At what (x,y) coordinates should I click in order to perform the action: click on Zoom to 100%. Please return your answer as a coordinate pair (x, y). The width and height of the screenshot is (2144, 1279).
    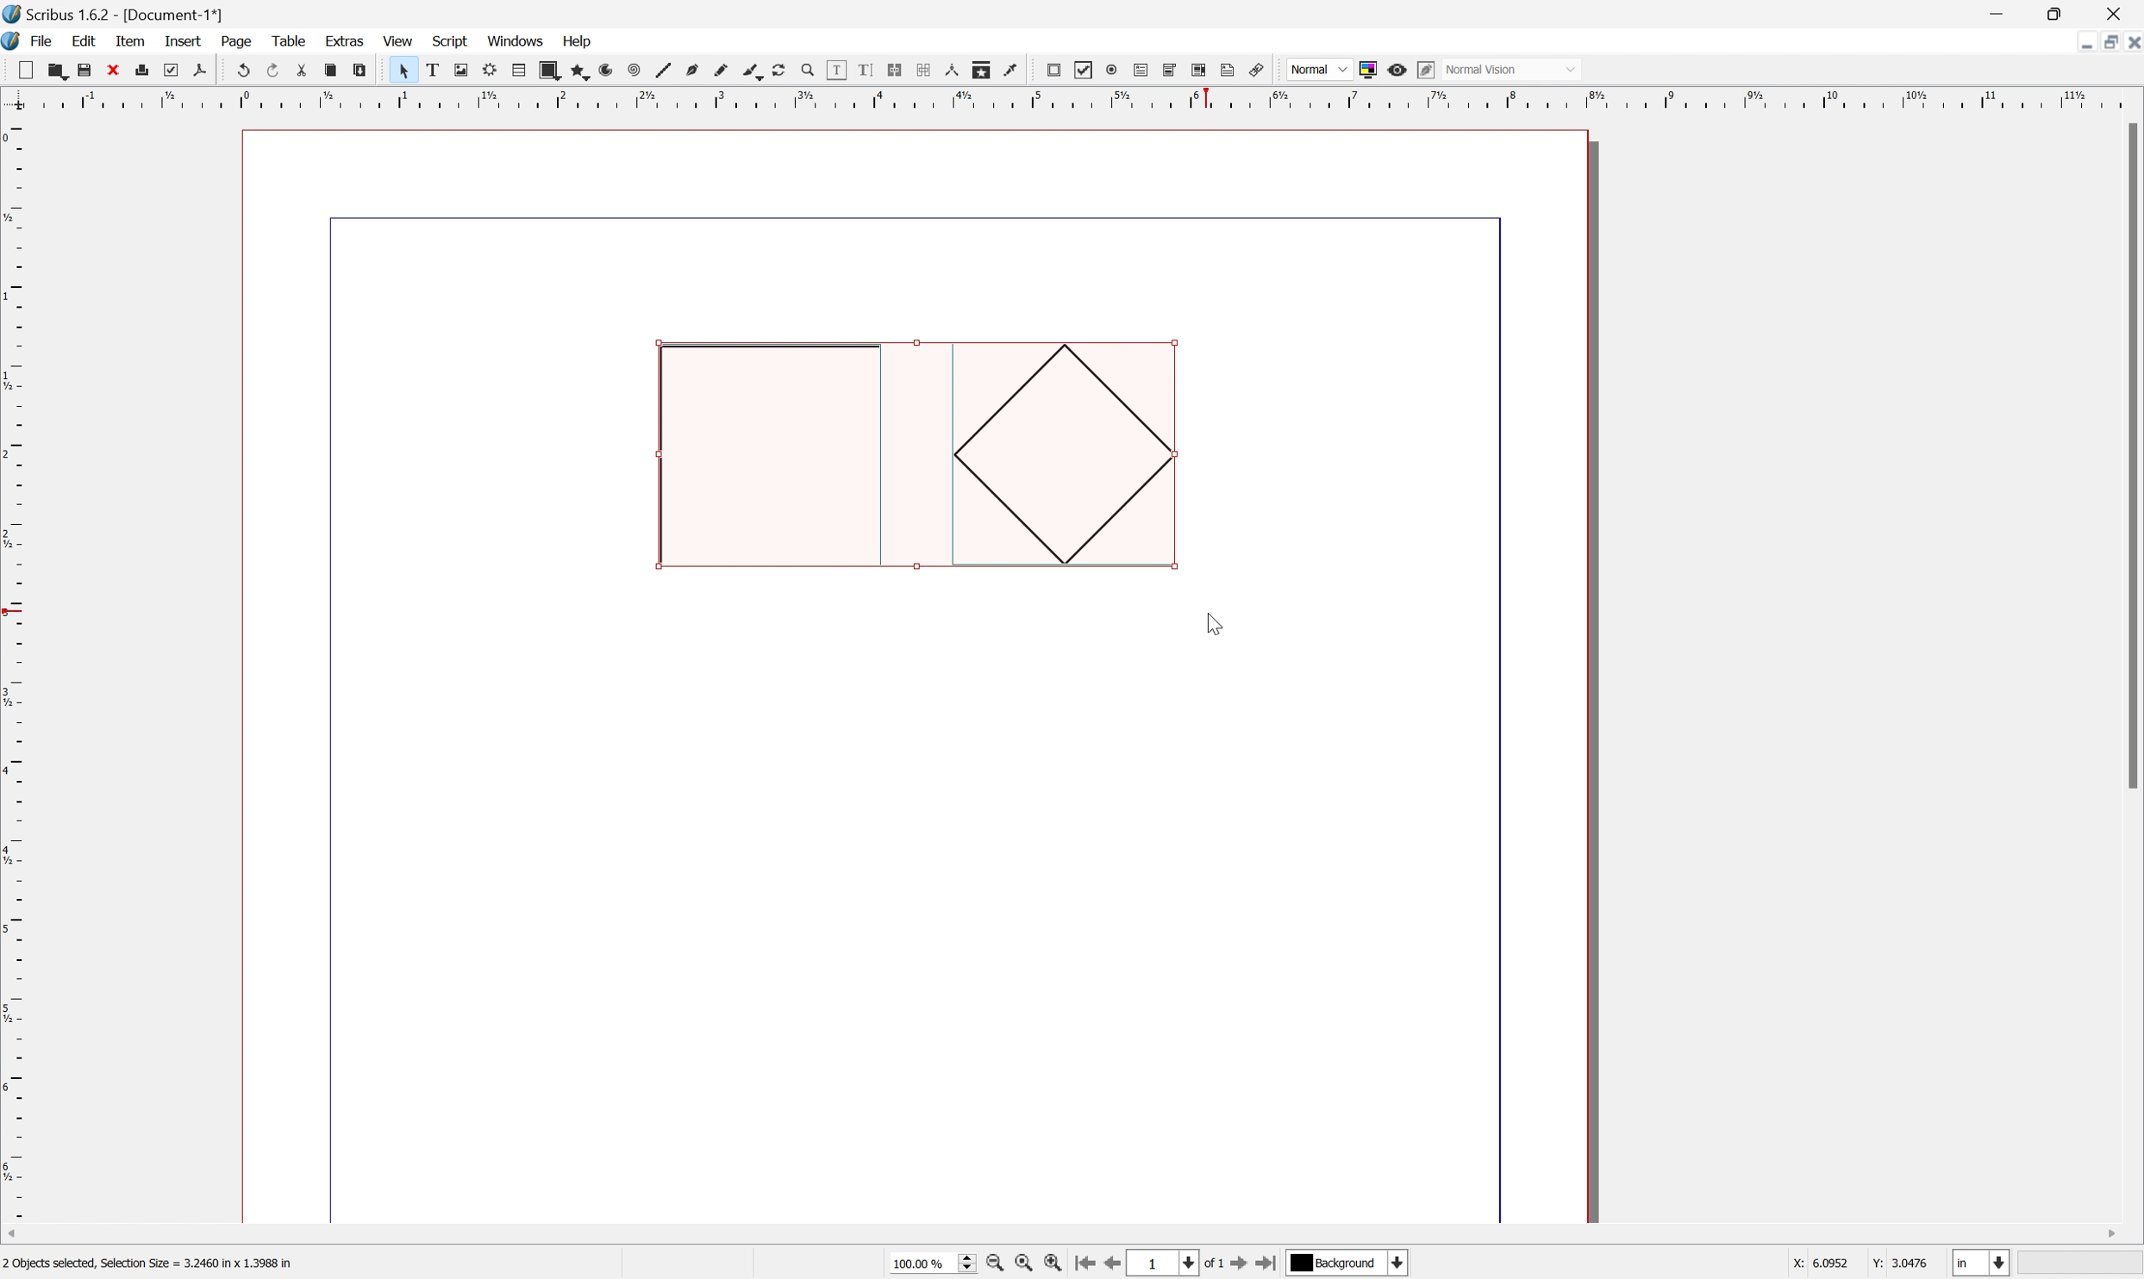
    Looking at the image, I should click on (1020, 1266).